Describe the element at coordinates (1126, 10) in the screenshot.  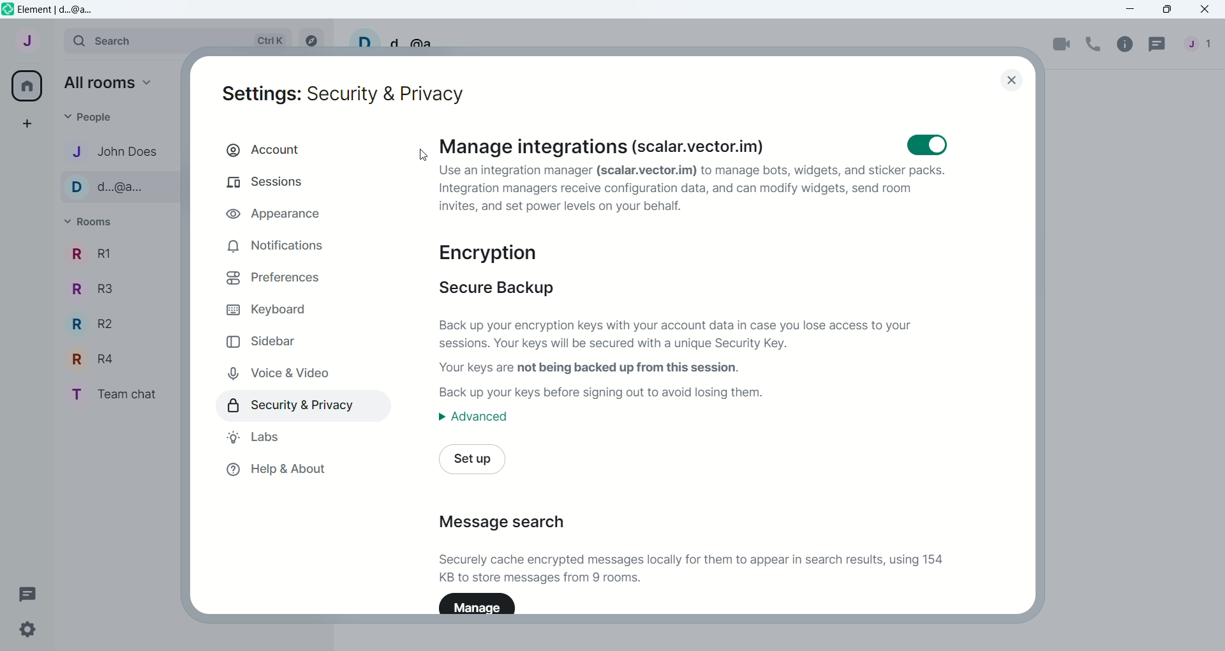
I see `minimize` at that location.